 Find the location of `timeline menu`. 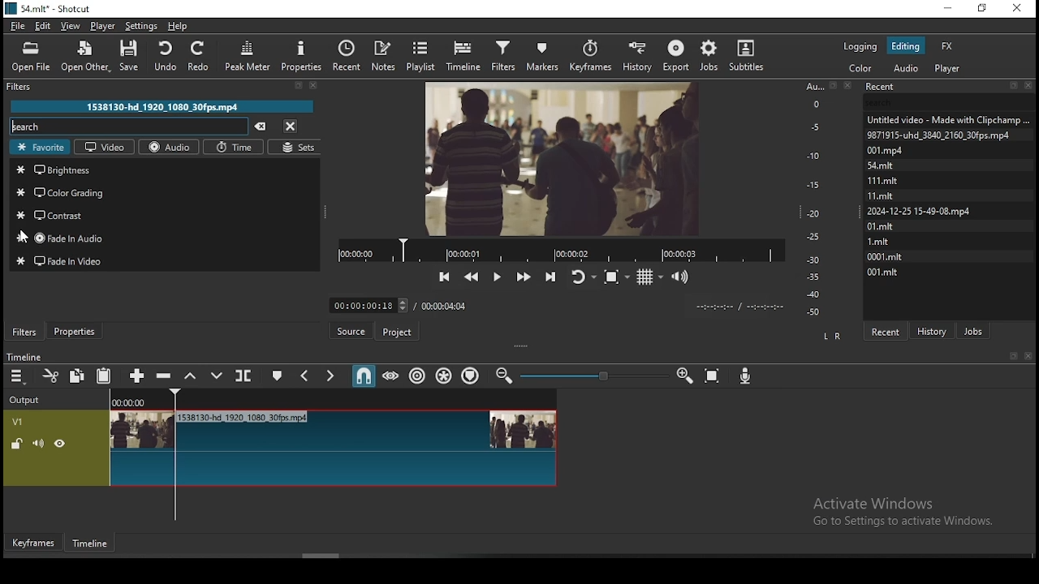

timeline menu is located at coordinates (19, 376).